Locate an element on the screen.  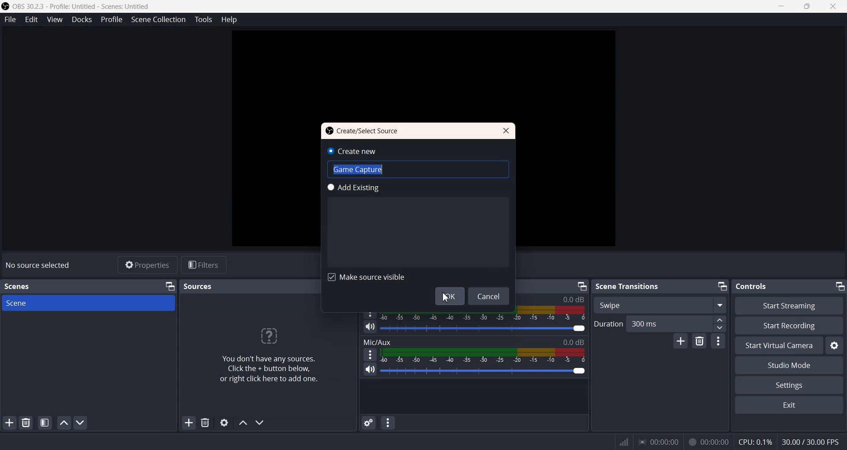
Move Scene Down is located at coordinates (81, 423).